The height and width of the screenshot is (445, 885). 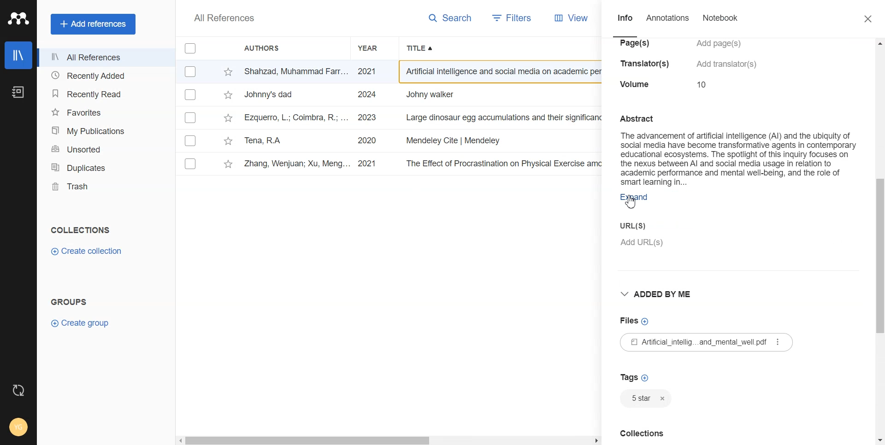 What do you see at coordinates (267, 49) in the screenshot?
I see `Authors` at bounding box center [267, 49].